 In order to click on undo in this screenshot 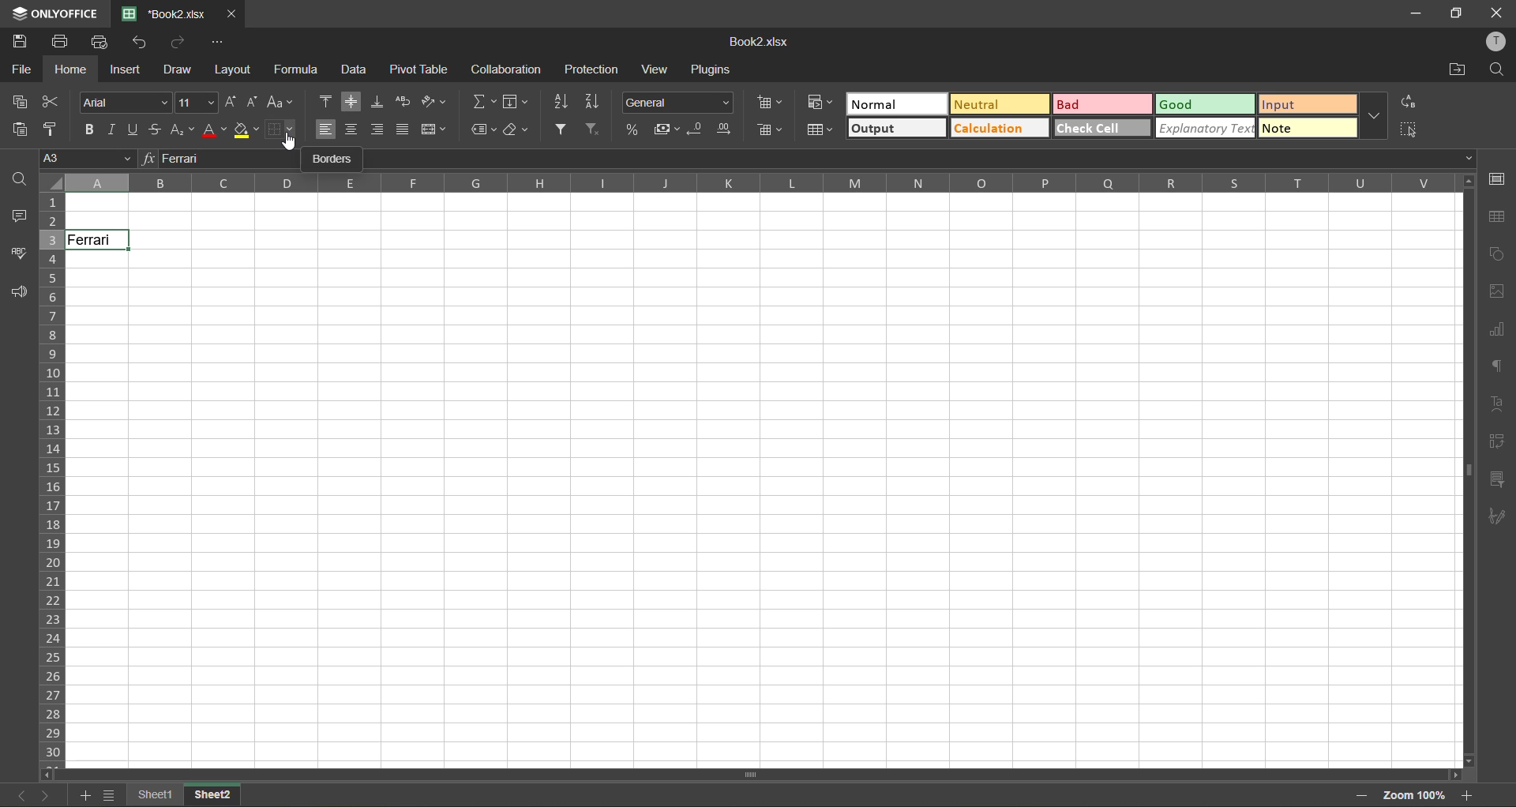, I will do `click(141, 43)`.